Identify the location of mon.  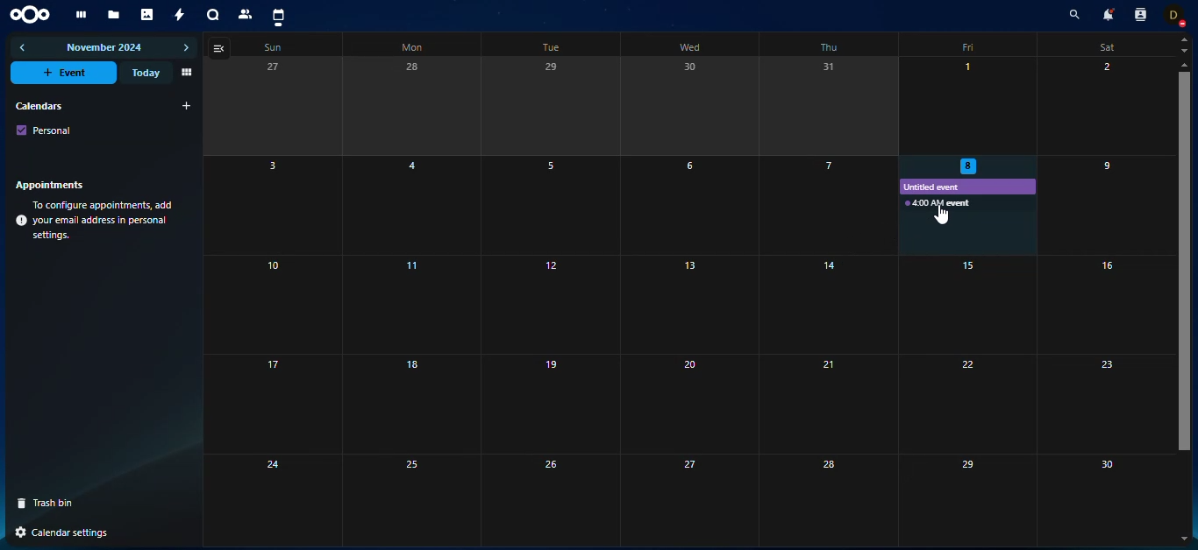
(410, 48).